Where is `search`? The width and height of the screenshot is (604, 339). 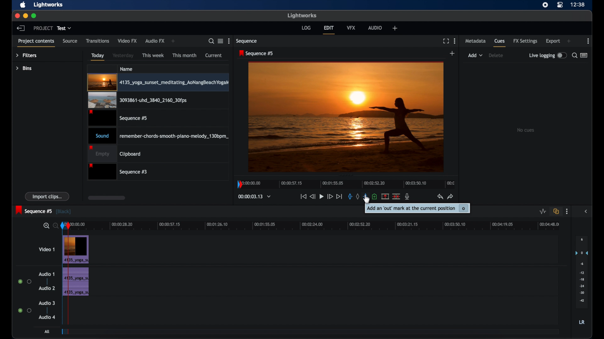 search is located at coordinates (211, 41).